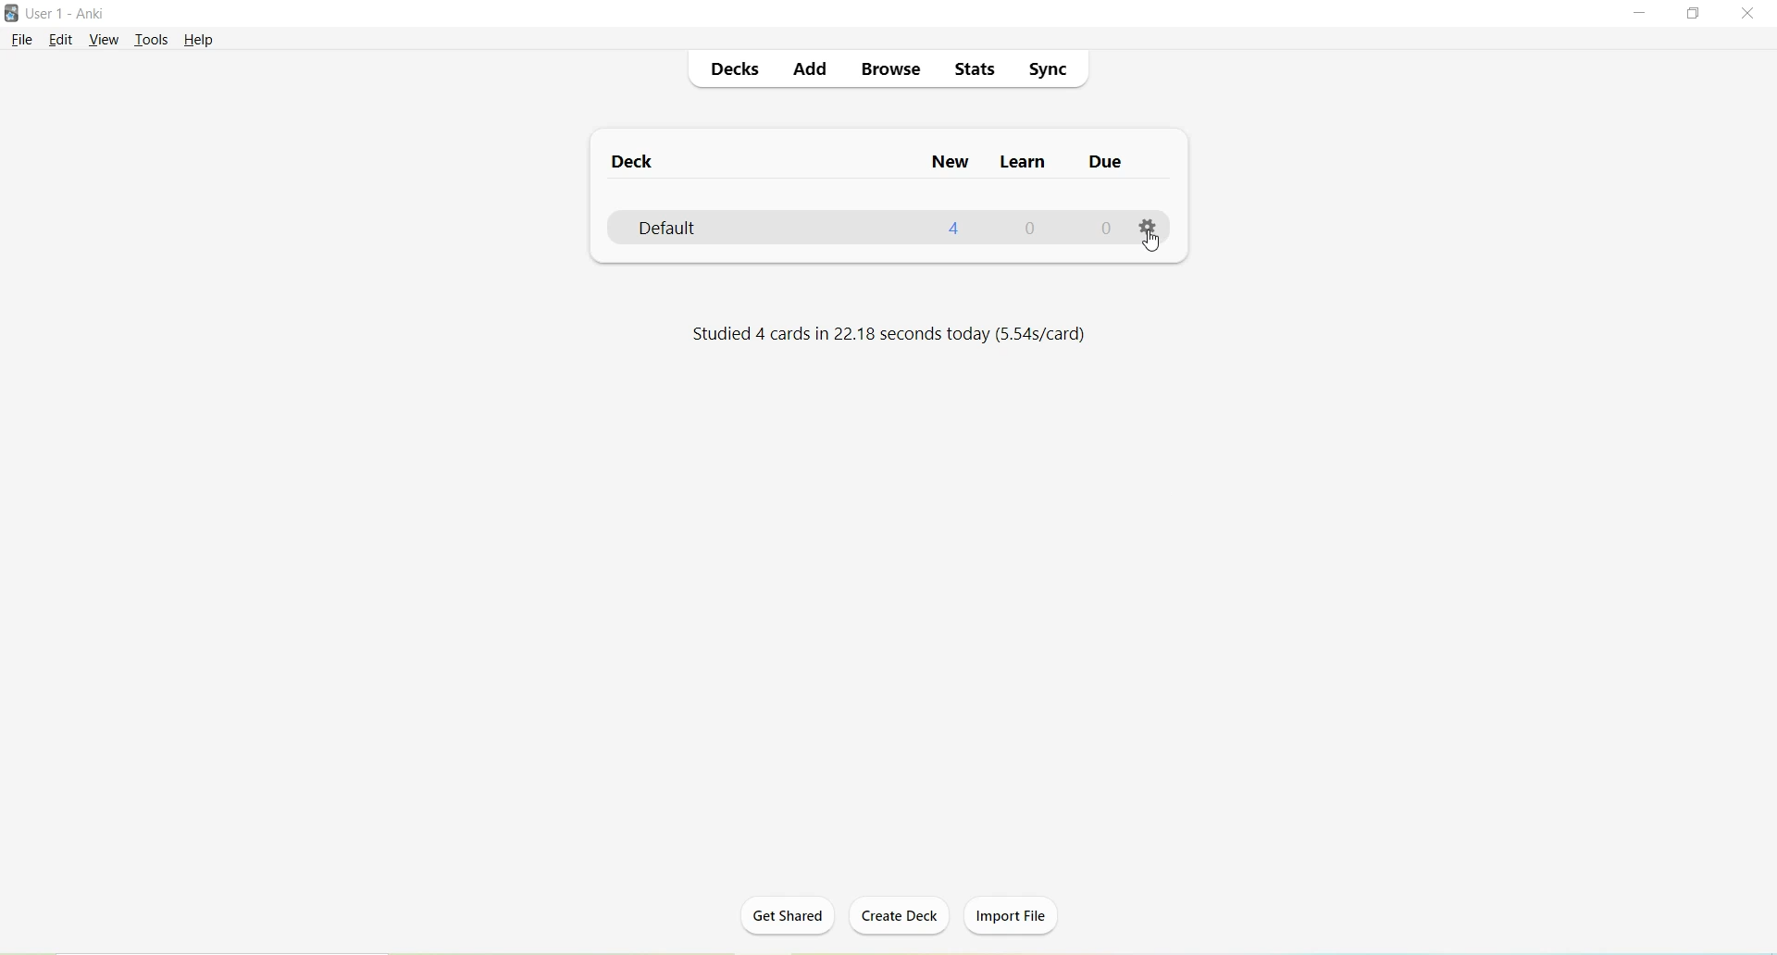  Describe the element at coordinates (1102, 230) in the screenshot. I see `0` at that location.